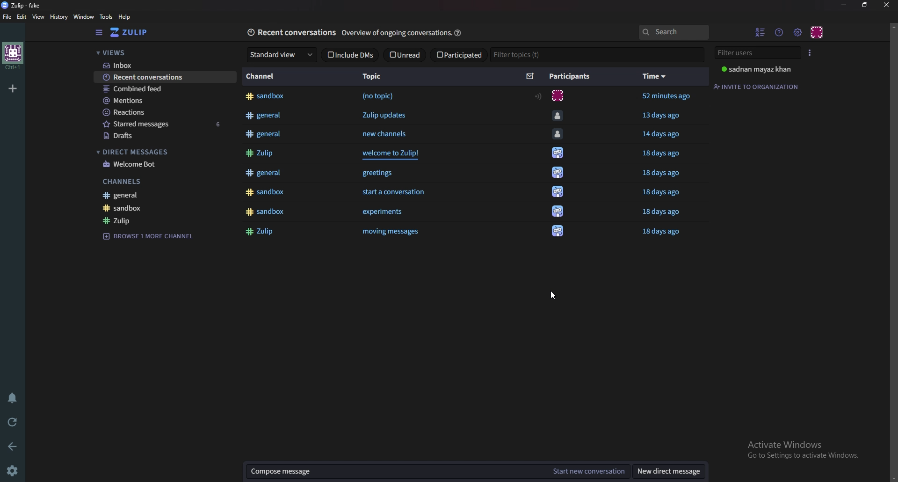 The width and height of the screenshot is (898, 482). I want to click on Include dms, so click(349, 54).